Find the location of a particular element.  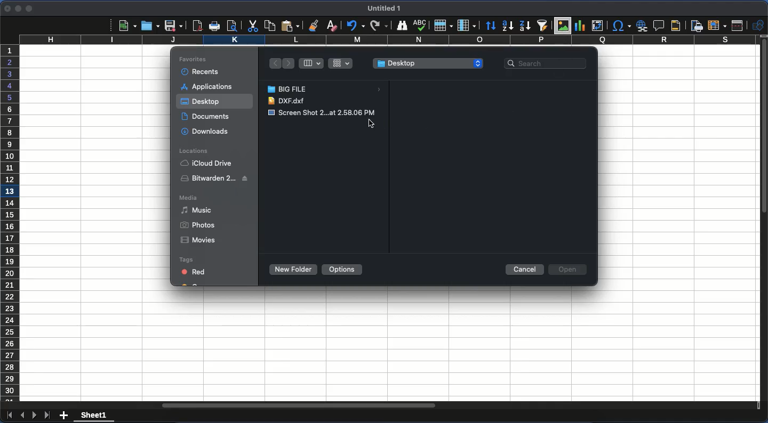

cut is located at coordinates (252, 27).